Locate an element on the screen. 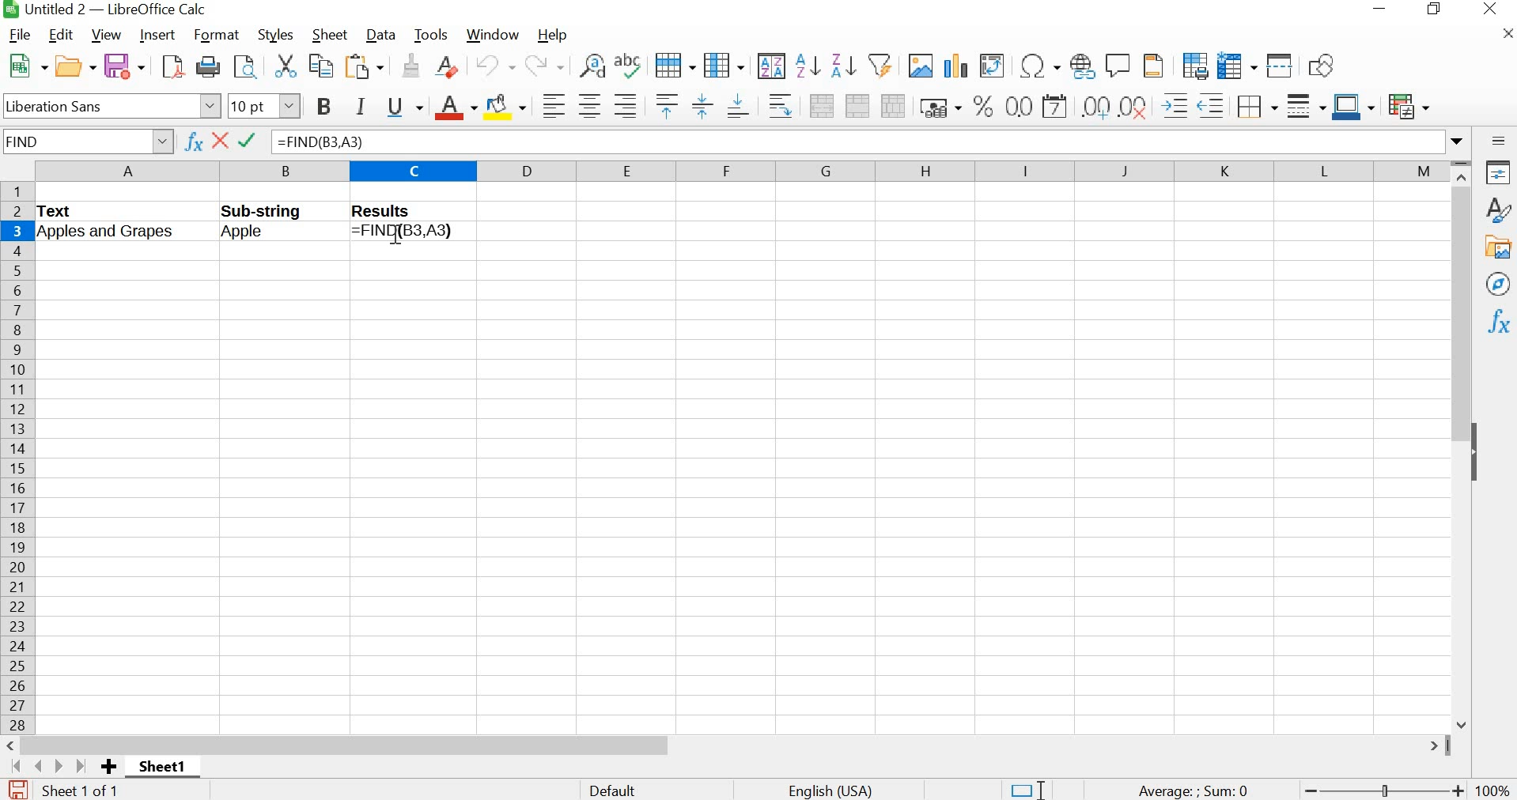 The image size is (1517, 800). clone formatting is located at coordinates (410, 67).